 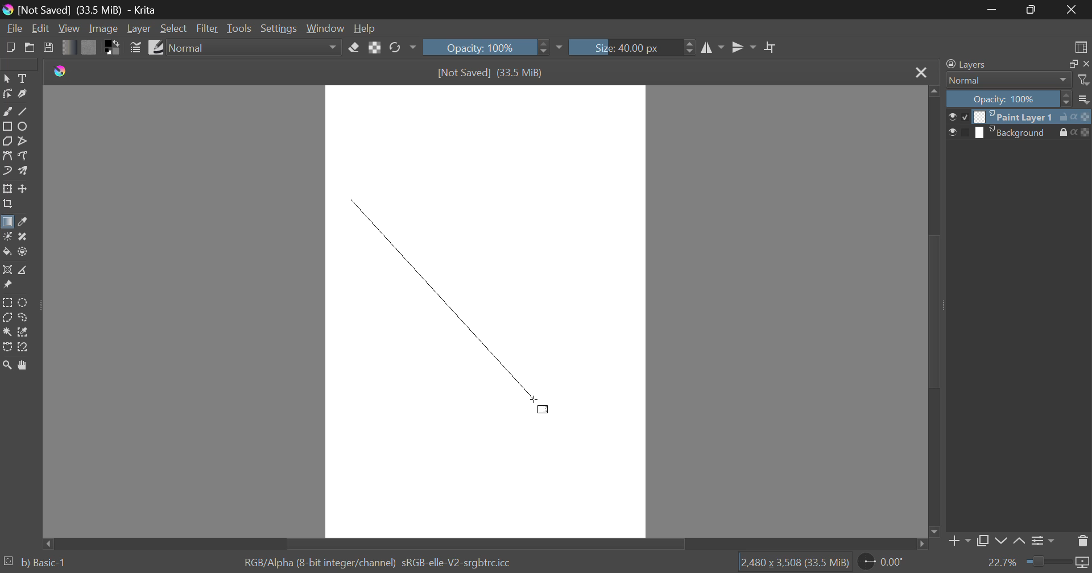 I want to click on Transform Layer, so click(x=7, y=189).